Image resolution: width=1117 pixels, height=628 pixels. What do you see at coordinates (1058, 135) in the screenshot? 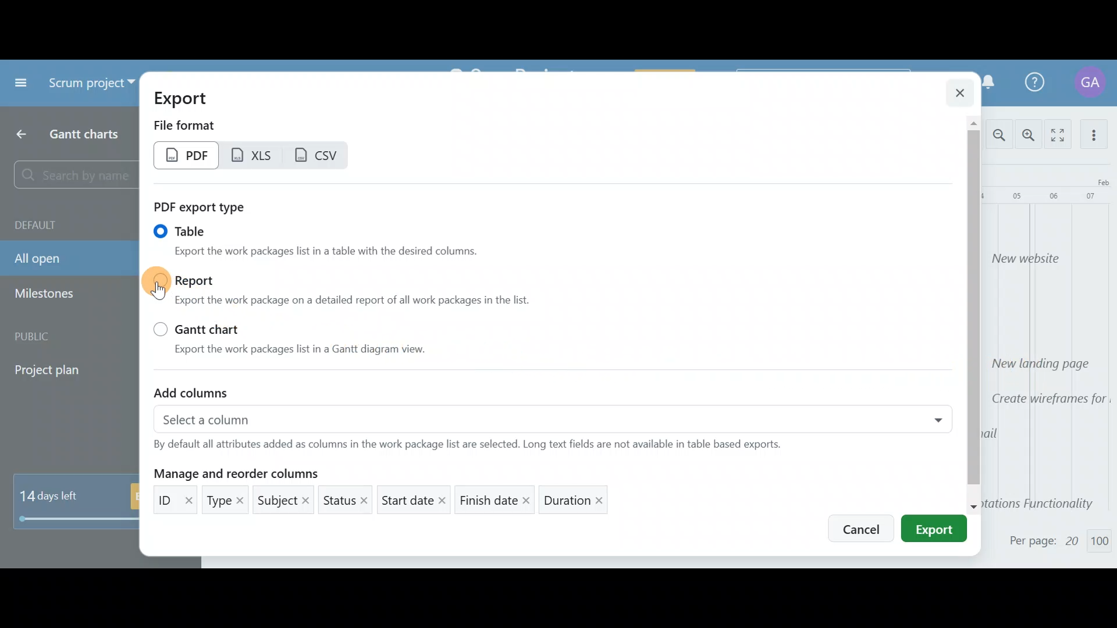
I see `Activate zen mode` at bounding box center [1058, 135].